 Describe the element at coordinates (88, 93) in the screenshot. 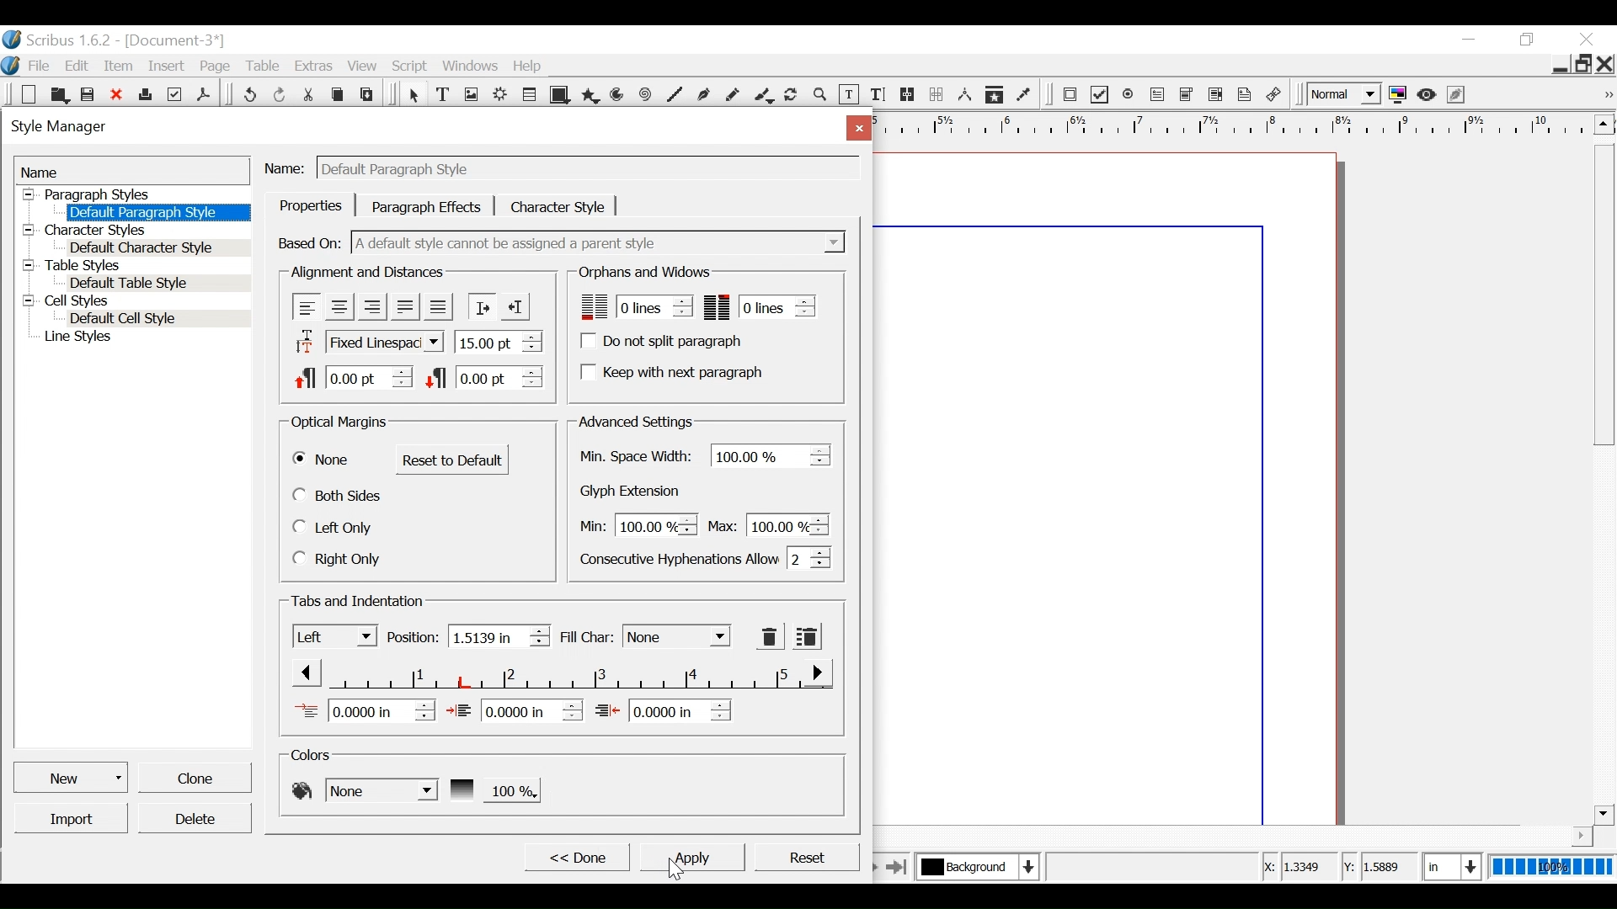

I see `Save` at that location.